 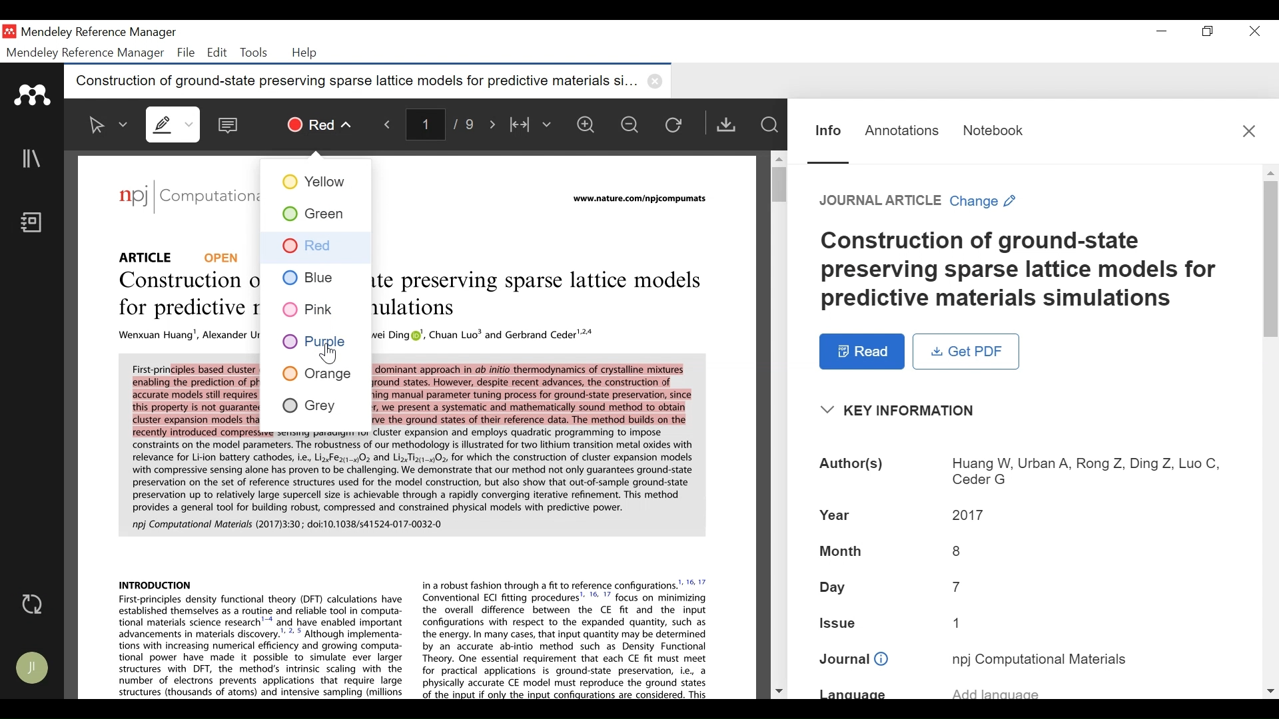 What do you see at coordinates (959, 622) in the screenshot?
I see `1` at bounding box center [959, 622].